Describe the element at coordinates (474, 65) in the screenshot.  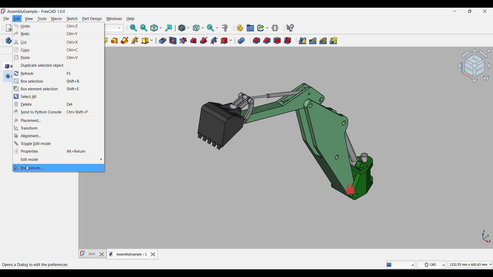
I see `Canvas navigation` at that location.